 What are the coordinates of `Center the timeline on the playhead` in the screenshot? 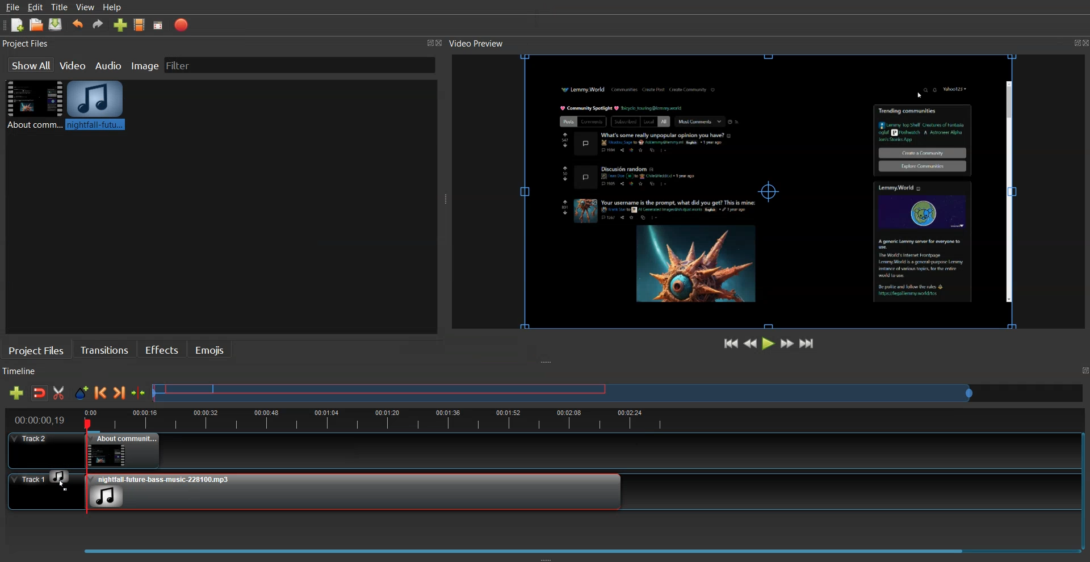 It's located at (139, 393).